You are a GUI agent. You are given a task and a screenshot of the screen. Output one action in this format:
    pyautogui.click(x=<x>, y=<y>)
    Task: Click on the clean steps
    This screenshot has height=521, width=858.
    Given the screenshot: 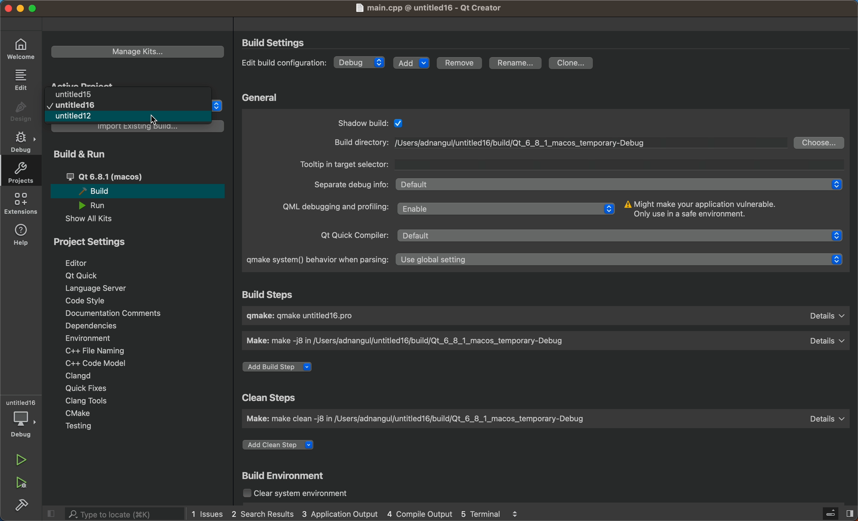 What is the action you would take?
    pyautogui.click(x=541, y=419)
    